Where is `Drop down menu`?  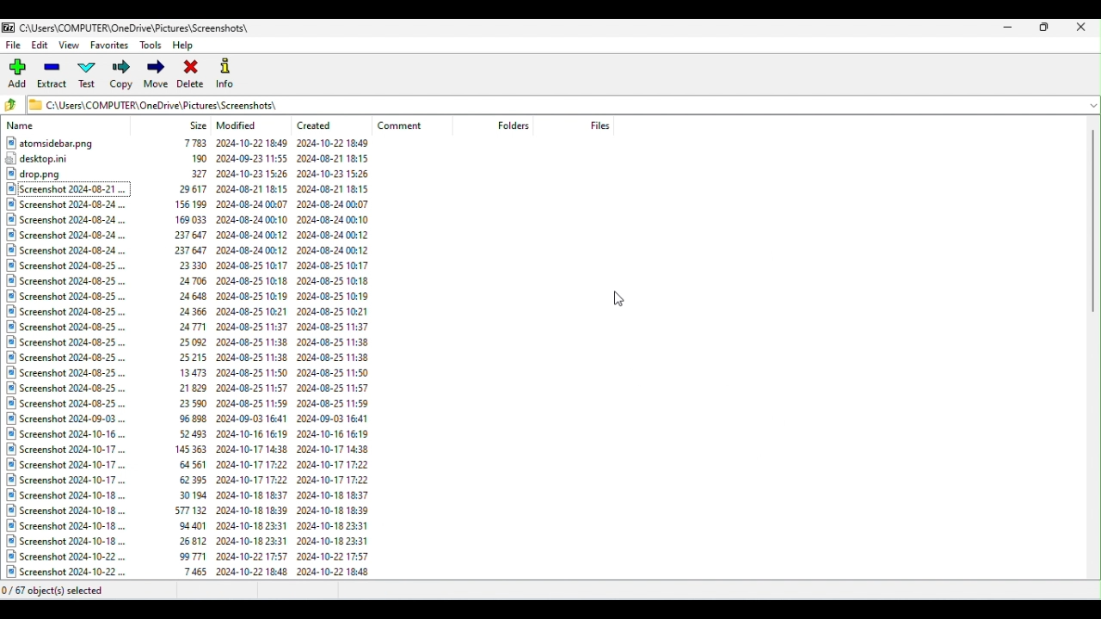
Drop down menu is located at coordinates (1092, 104).